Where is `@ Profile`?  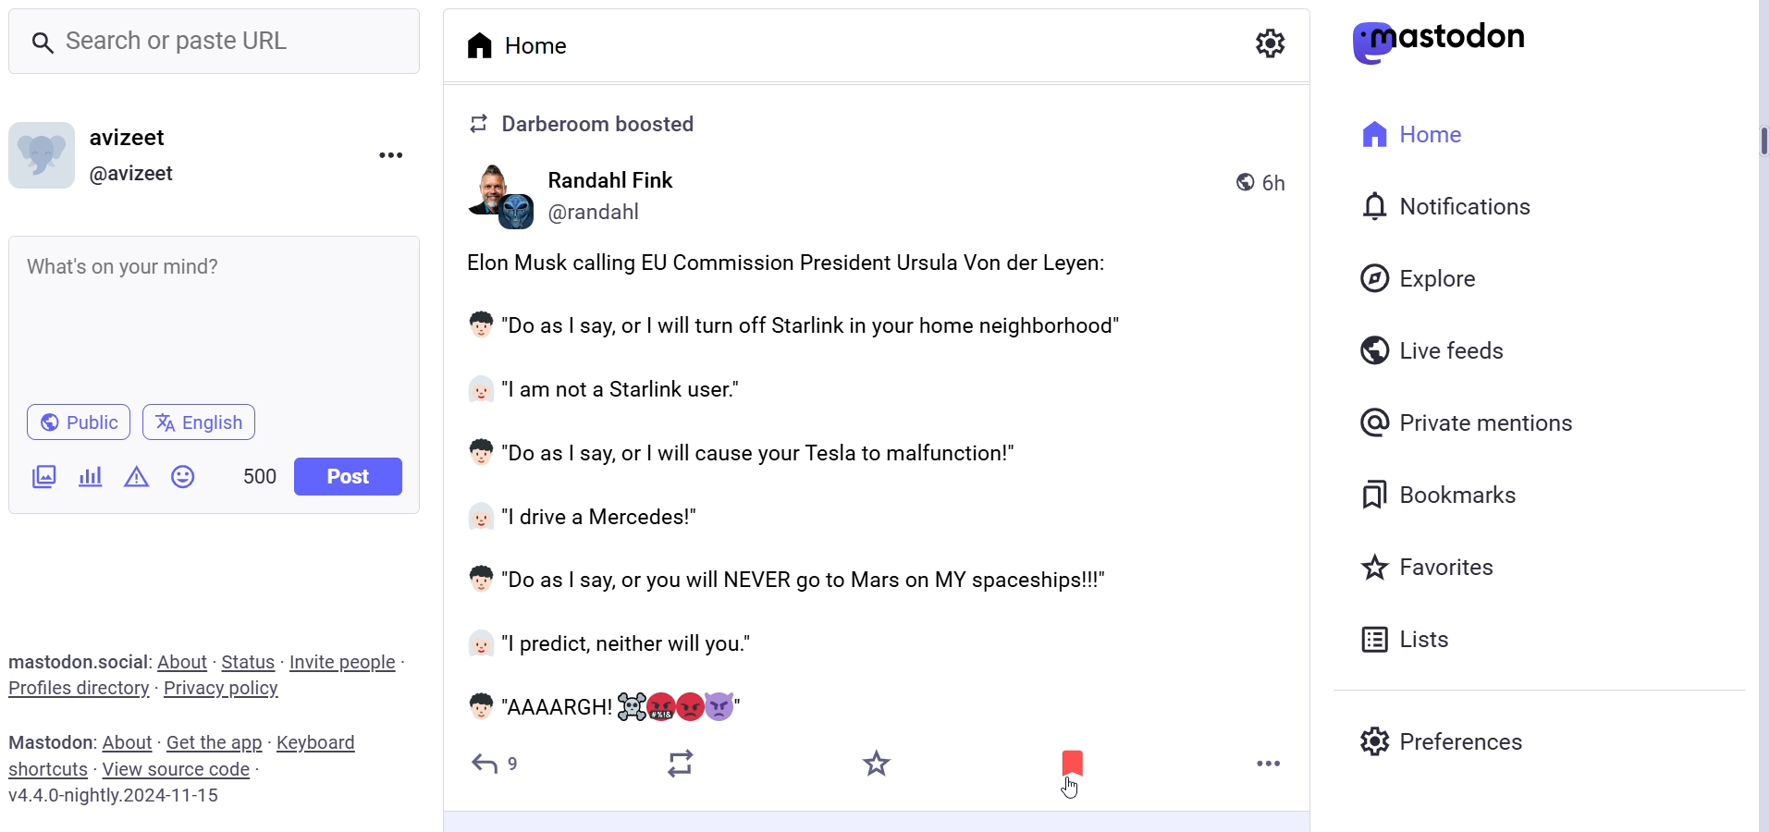 @ Profile is located at coordinates (130, 176).